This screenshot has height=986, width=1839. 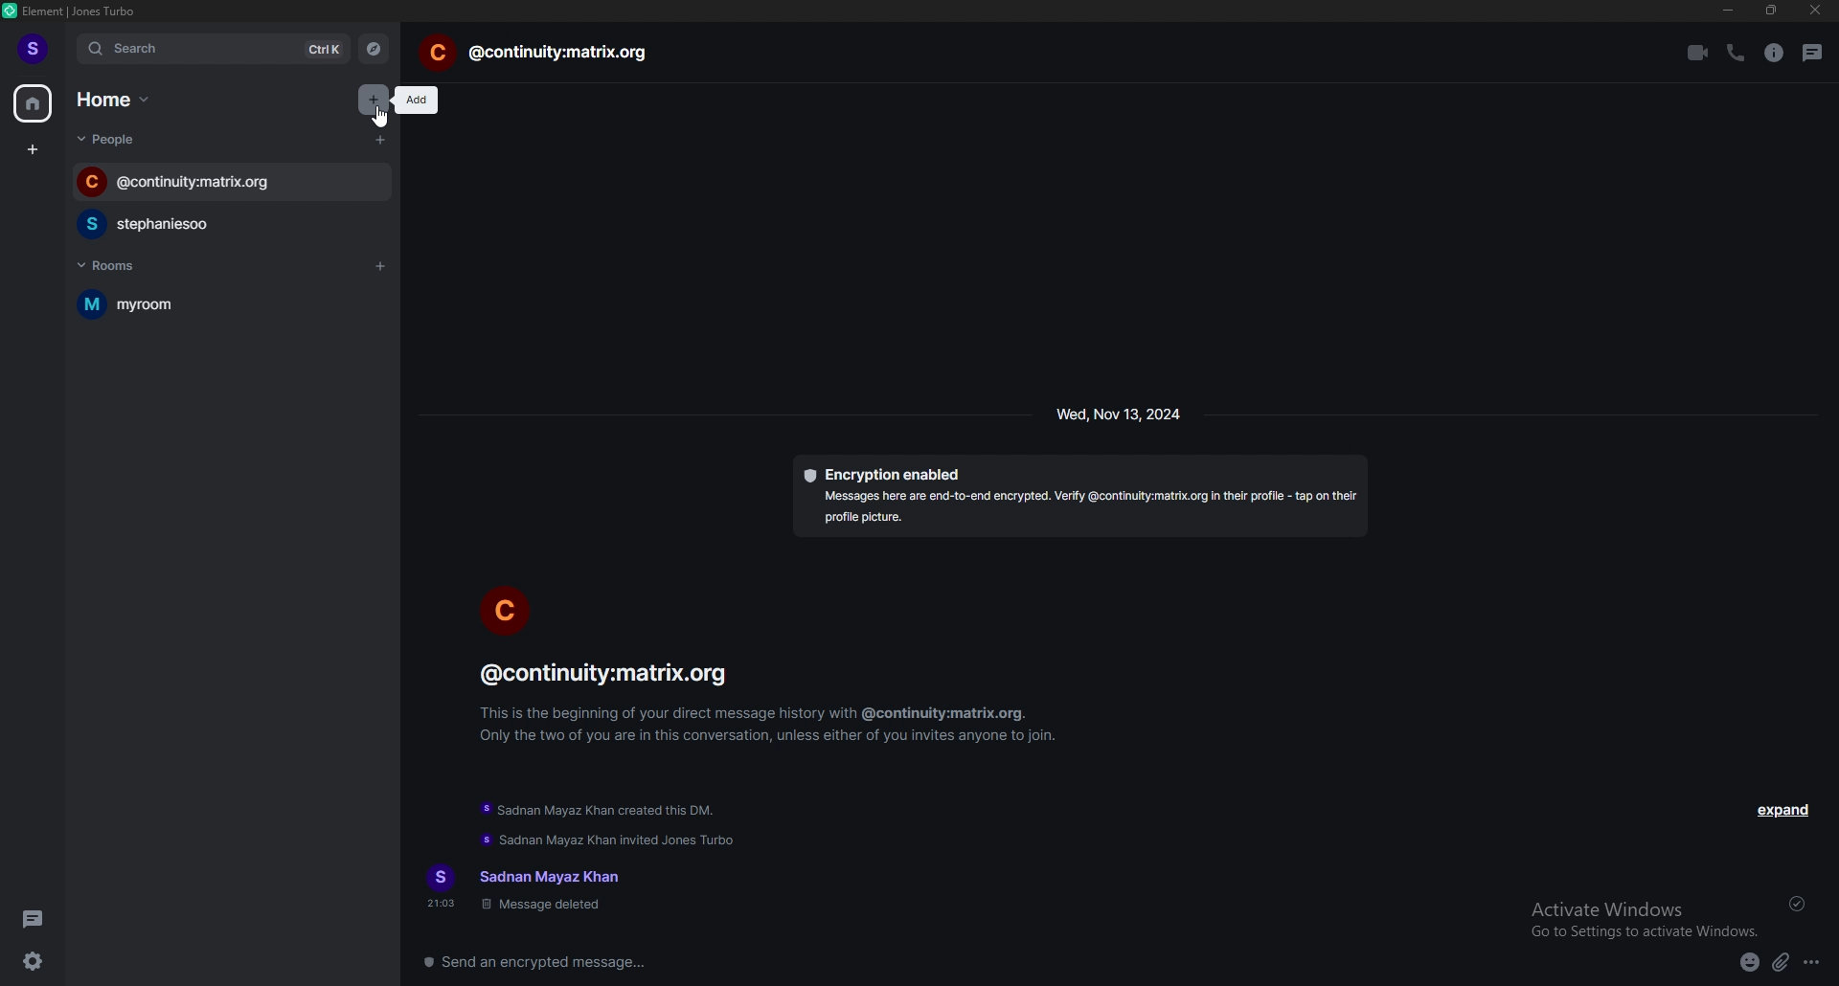 What do you see at coordinates (611, 840) in the screenshot?
I see `update` at bounding box center [611, 840].